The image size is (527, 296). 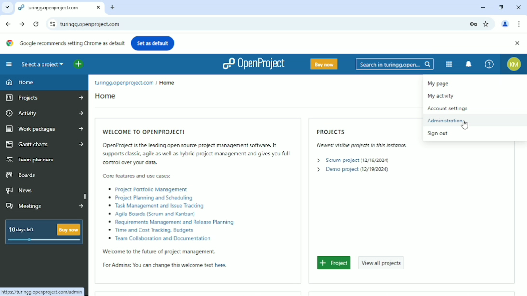 I want to click on Meetings, so click(x=46, y=207).